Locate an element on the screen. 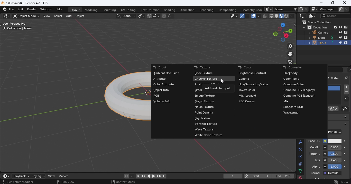  Animate property is located at coordinates (345, 140).